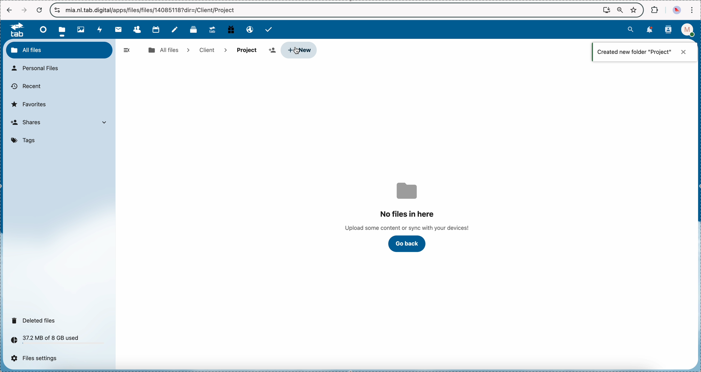 The width and height of the screenshot is (701, 372). Describe the element at coordinates (410, 229) in the screenshot. I see `upload some content or sync with your devices!` at that location.